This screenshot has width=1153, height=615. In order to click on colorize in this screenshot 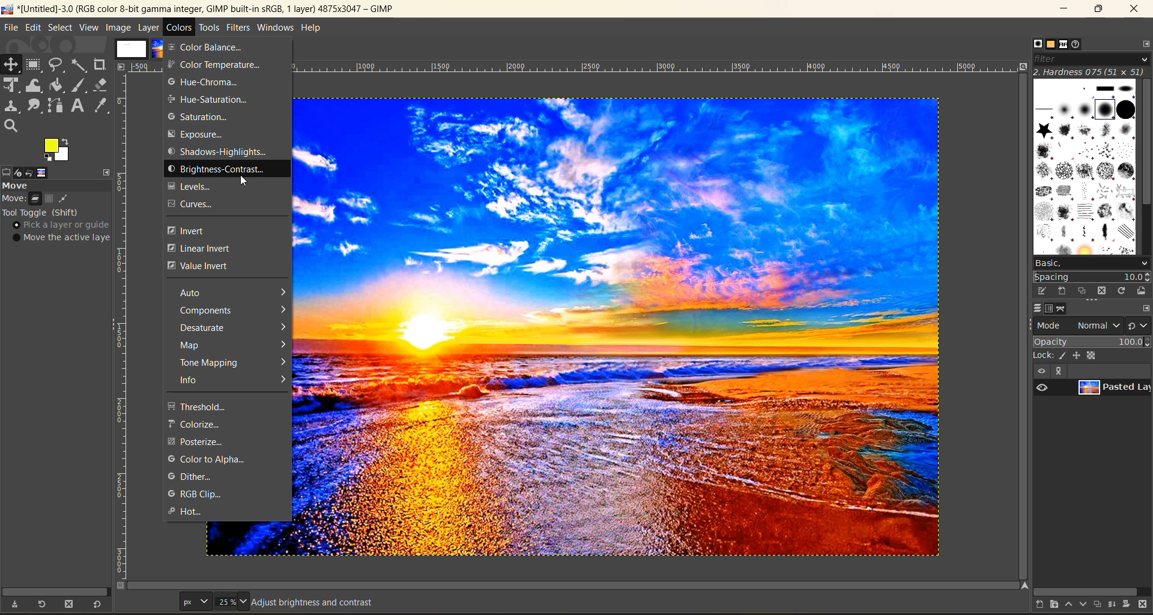, I will do `click(208, 425)`.